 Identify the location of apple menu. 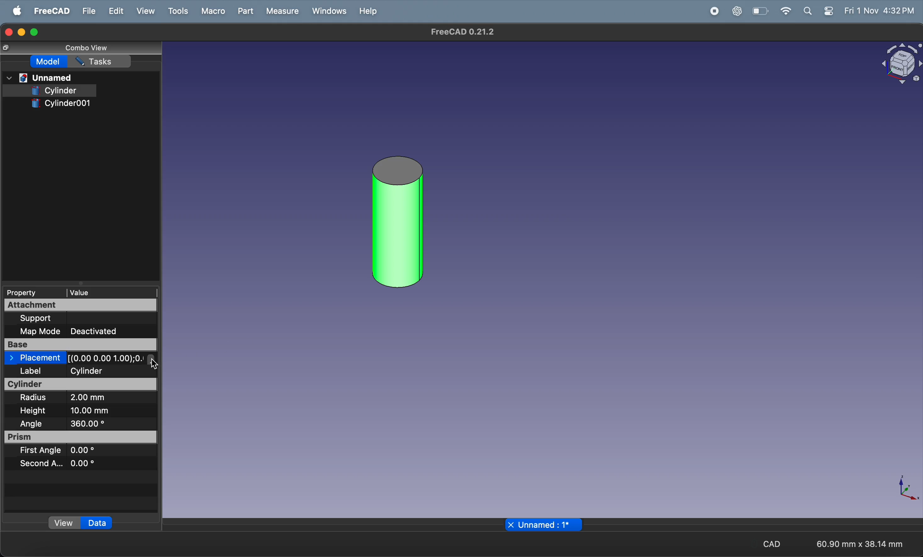
(14, 10).